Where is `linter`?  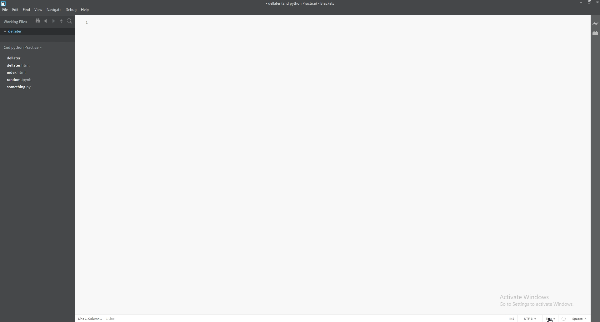
linter is located at coordinates (564, 319).